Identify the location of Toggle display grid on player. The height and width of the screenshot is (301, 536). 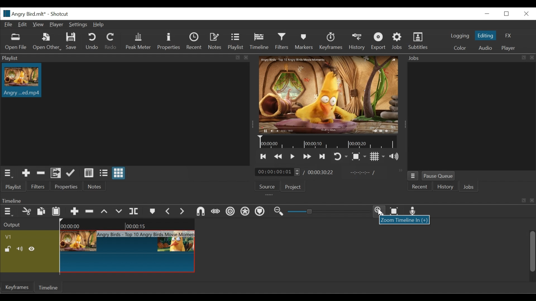
(378, 157).